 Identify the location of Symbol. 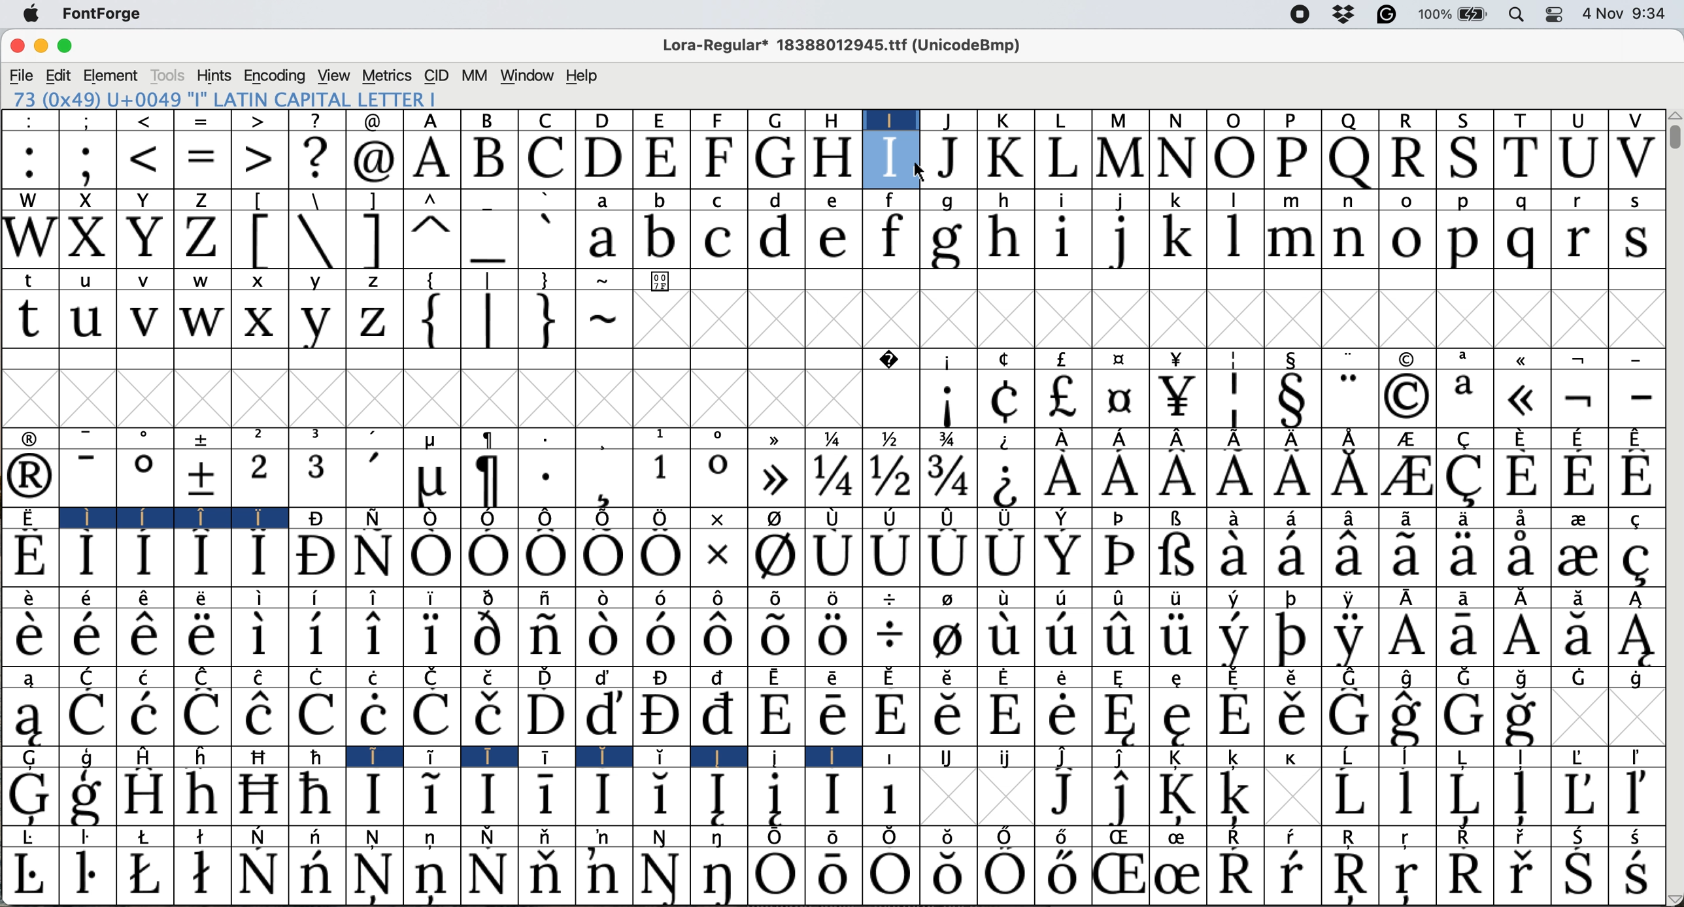
(1292, 519).